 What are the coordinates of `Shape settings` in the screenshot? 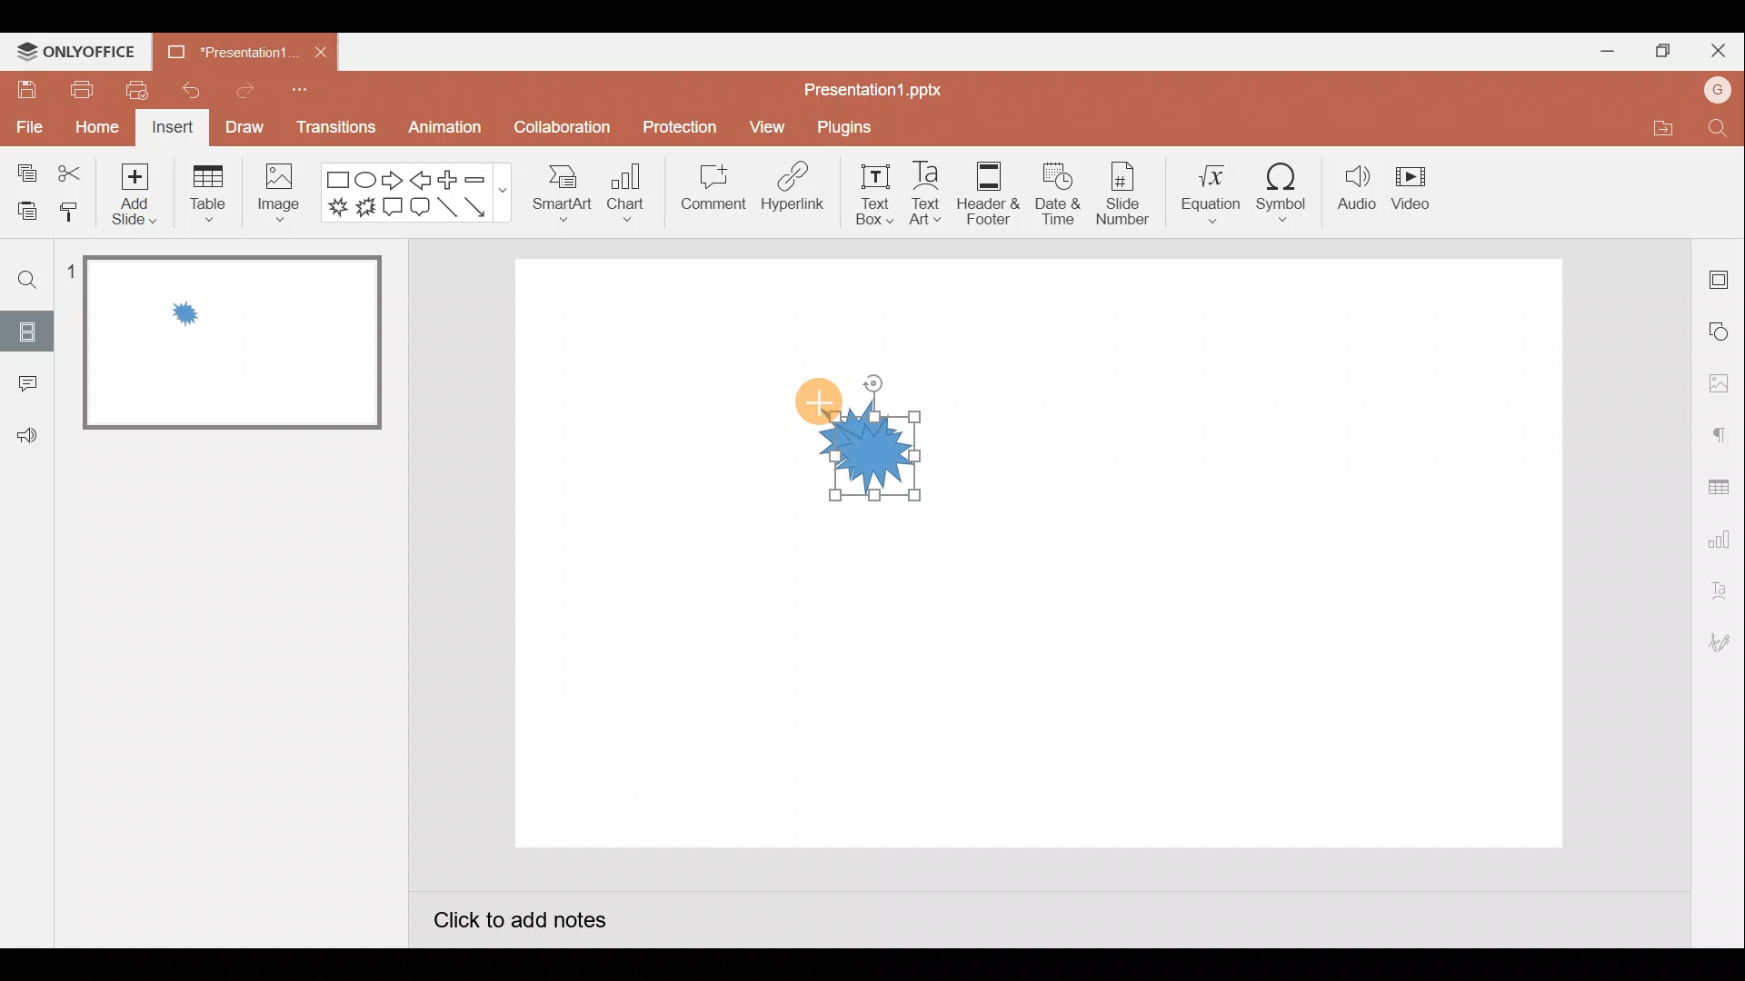 It's located at (1722, 330).